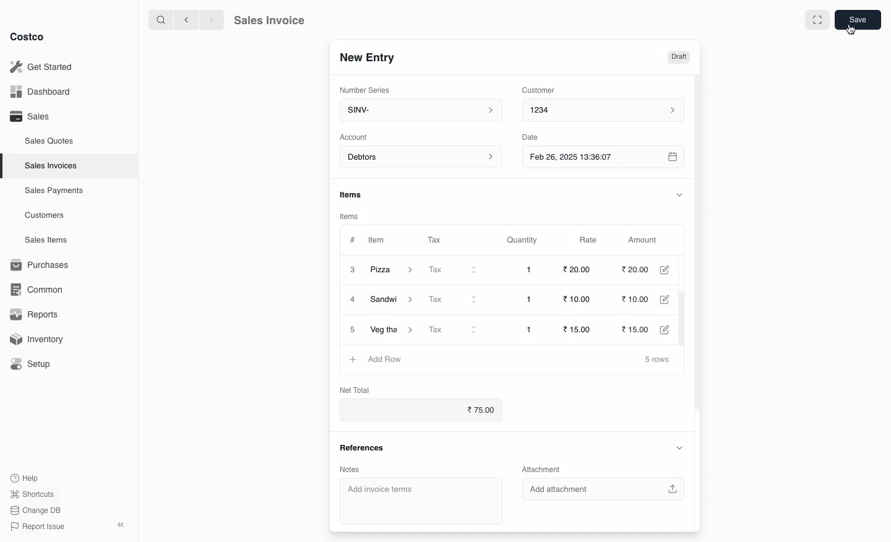 Image resolution: width=891 pixels, height=542 pixels. What do you see at coordinates (420, 111) in the screenshot?
I see `SINV-` at bounding box center [420, 111].